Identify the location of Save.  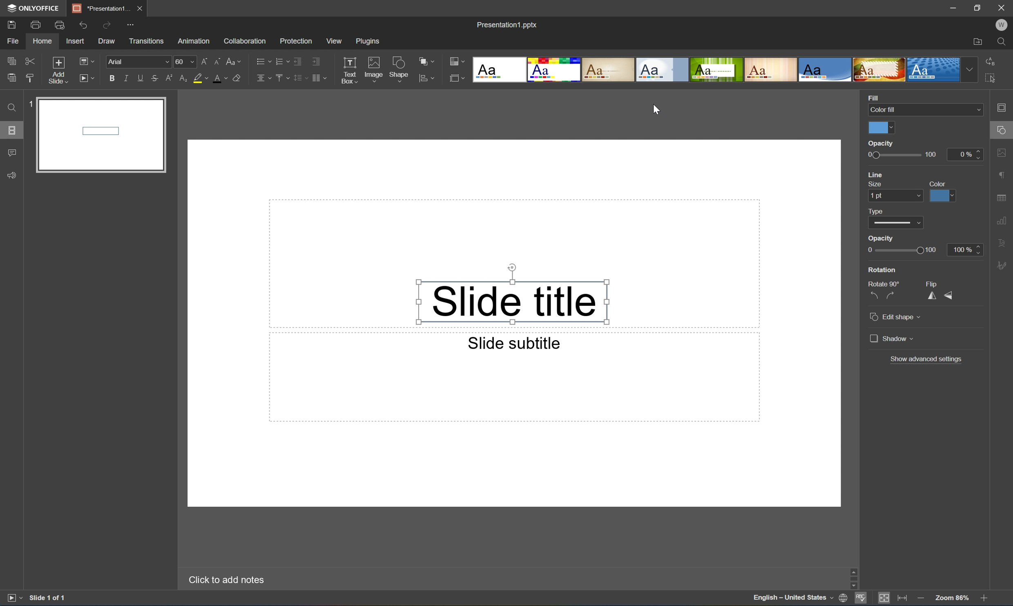
(13, 25).